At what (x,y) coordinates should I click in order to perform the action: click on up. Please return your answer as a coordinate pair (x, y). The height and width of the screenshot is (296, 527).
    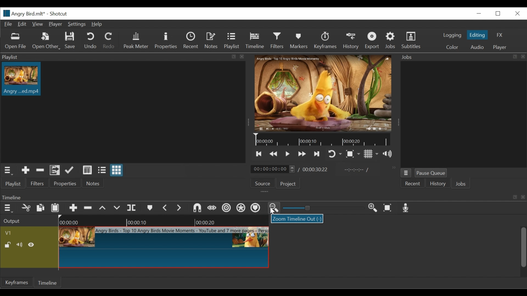
    Looking at the image, I should click on (105, 208).